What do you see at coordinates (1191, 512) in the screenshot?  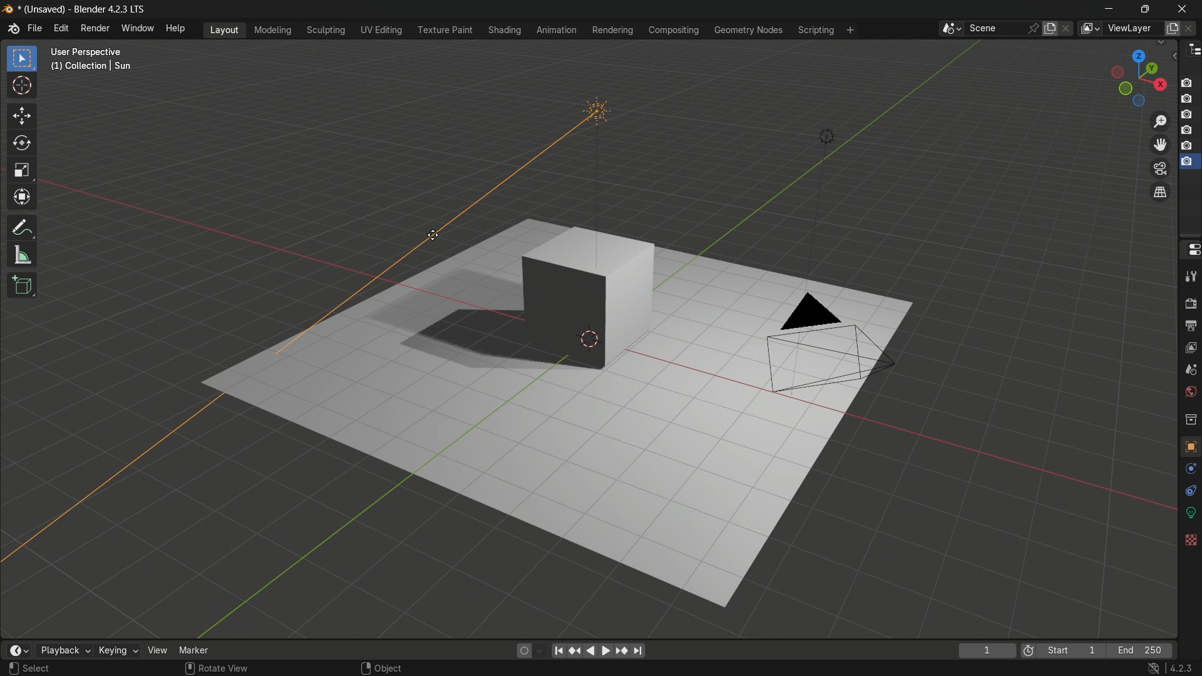 I see `data` at bounding box center [1191, 512].